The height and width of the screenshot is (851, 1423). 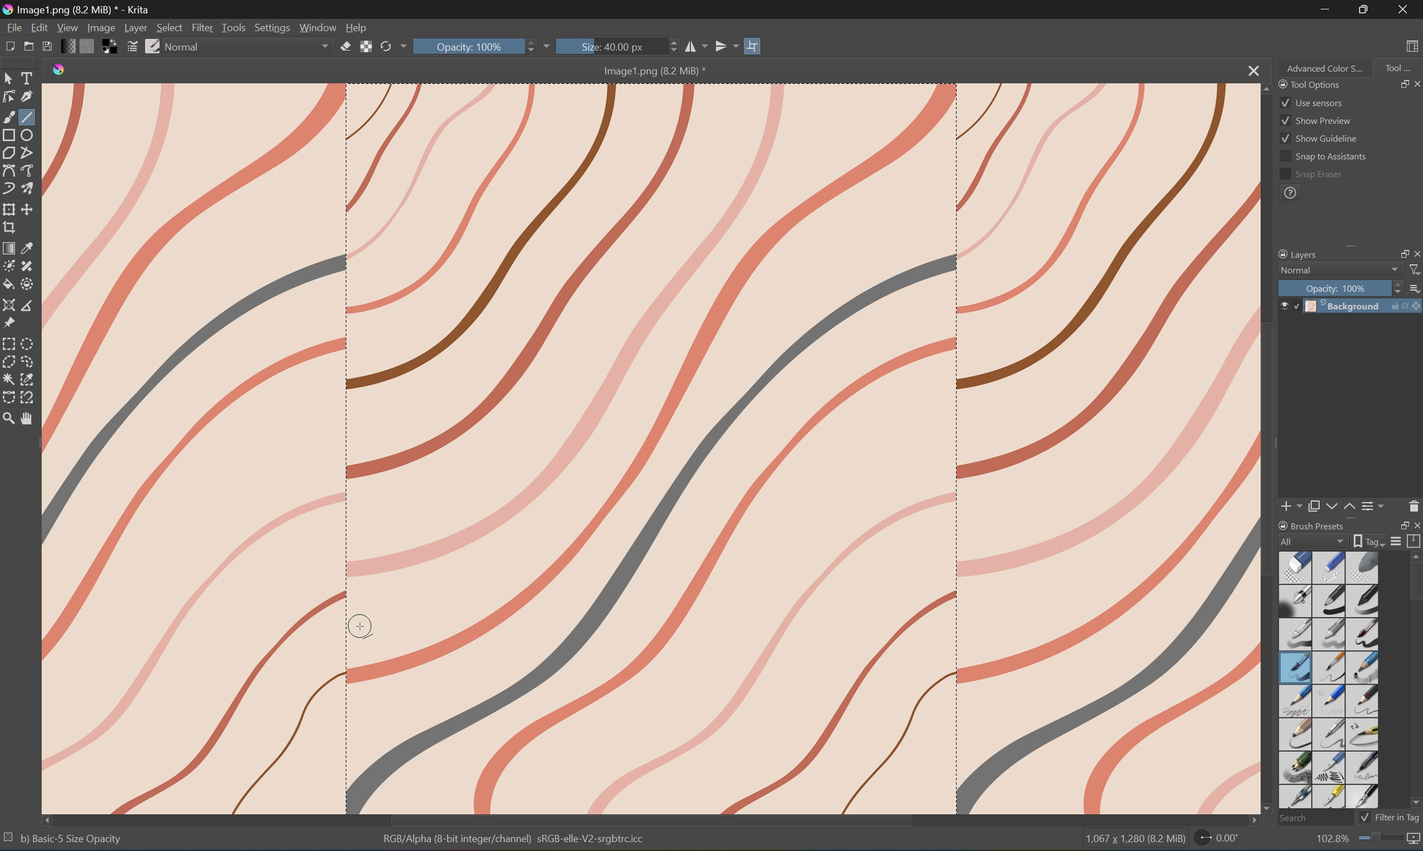 What do you see at coordinates (1363, 817) in the screenshot?
I see `Checkbox` at bounding box center [1363, 817].